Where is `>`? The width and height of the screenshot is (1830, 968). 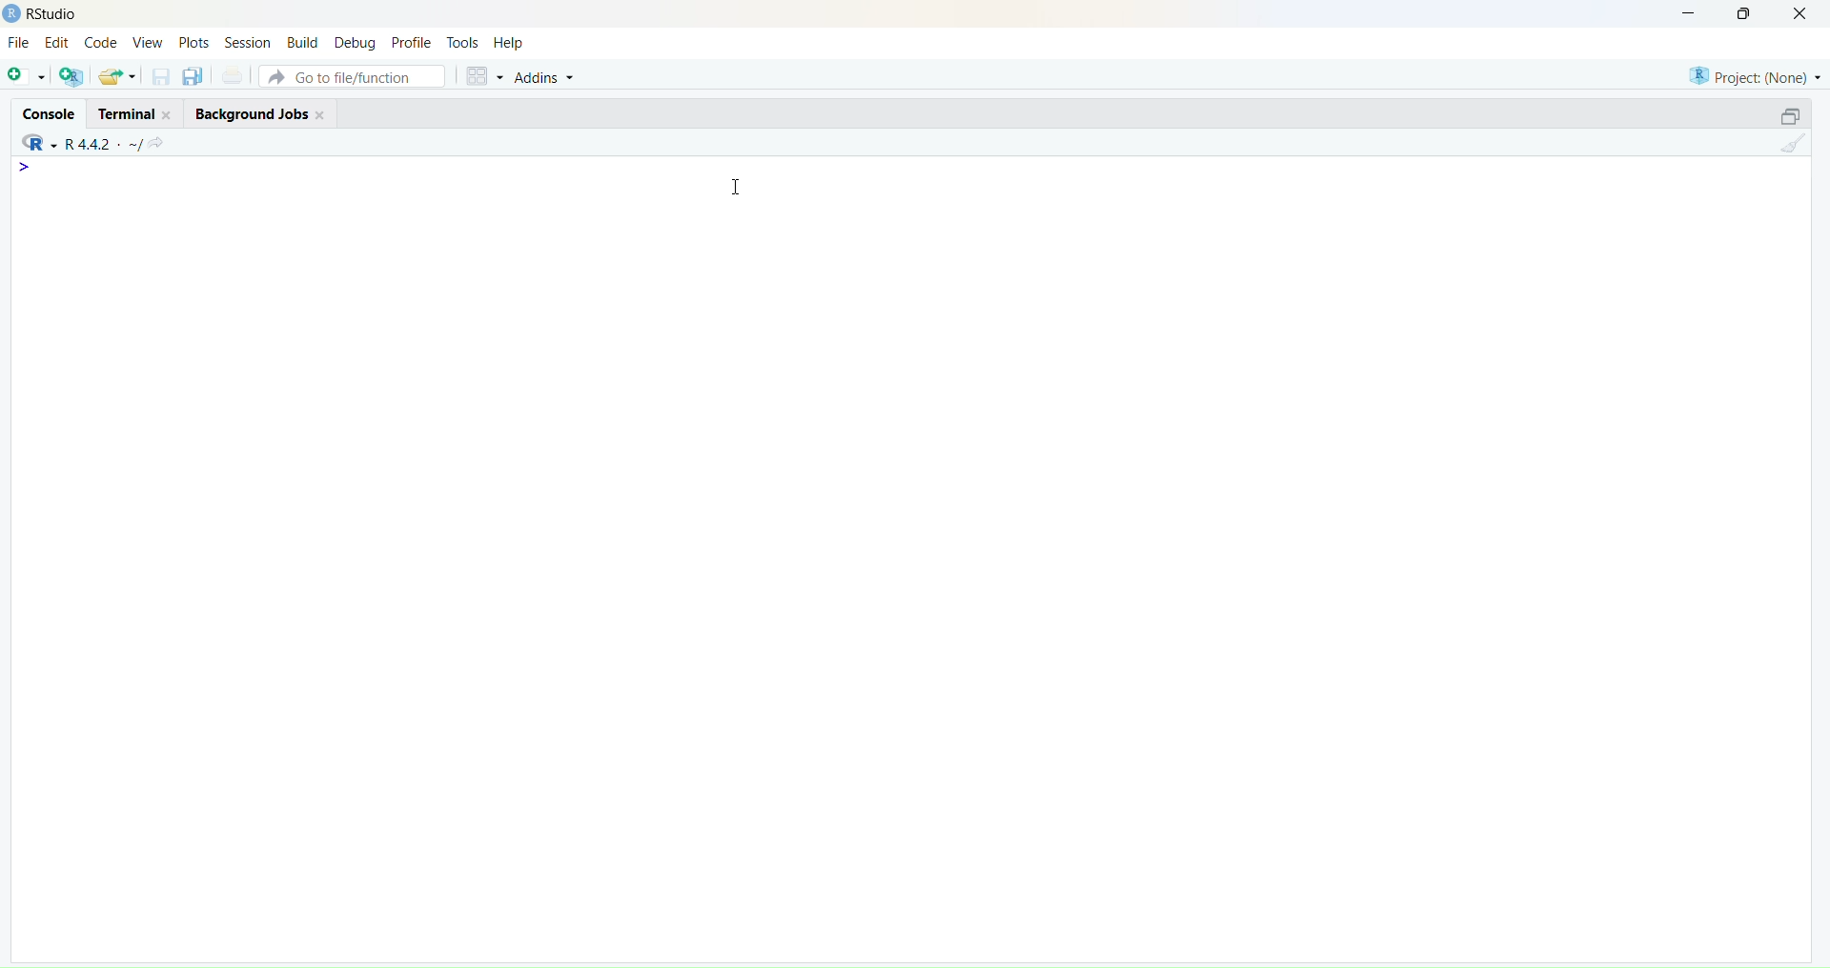
> is located at coordinates (29, 168).